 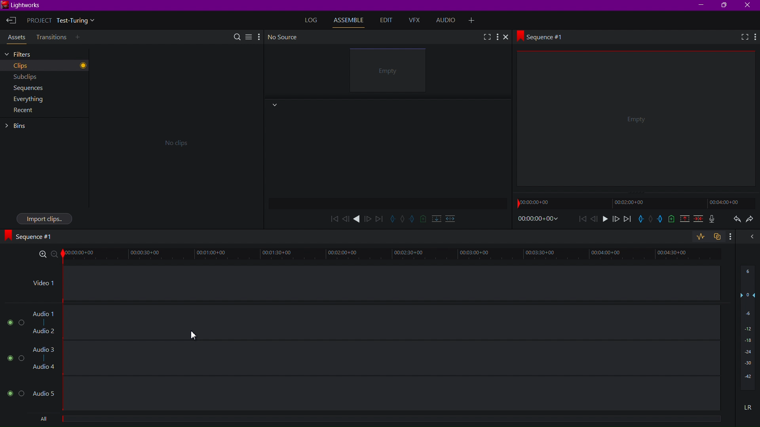 I want to click on Transitions, so click(x=51, y=37).